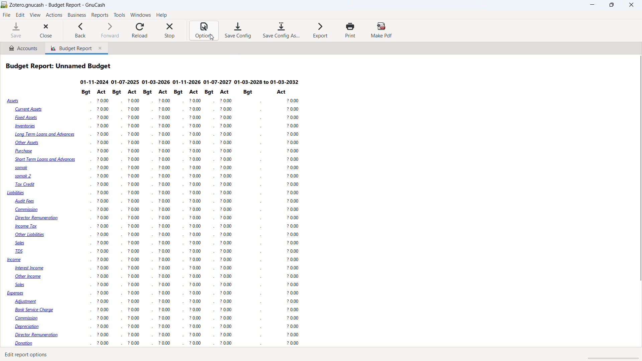 The height and width of the screenshot is (361, 642). I want to click on maximize, so click(611, 5).